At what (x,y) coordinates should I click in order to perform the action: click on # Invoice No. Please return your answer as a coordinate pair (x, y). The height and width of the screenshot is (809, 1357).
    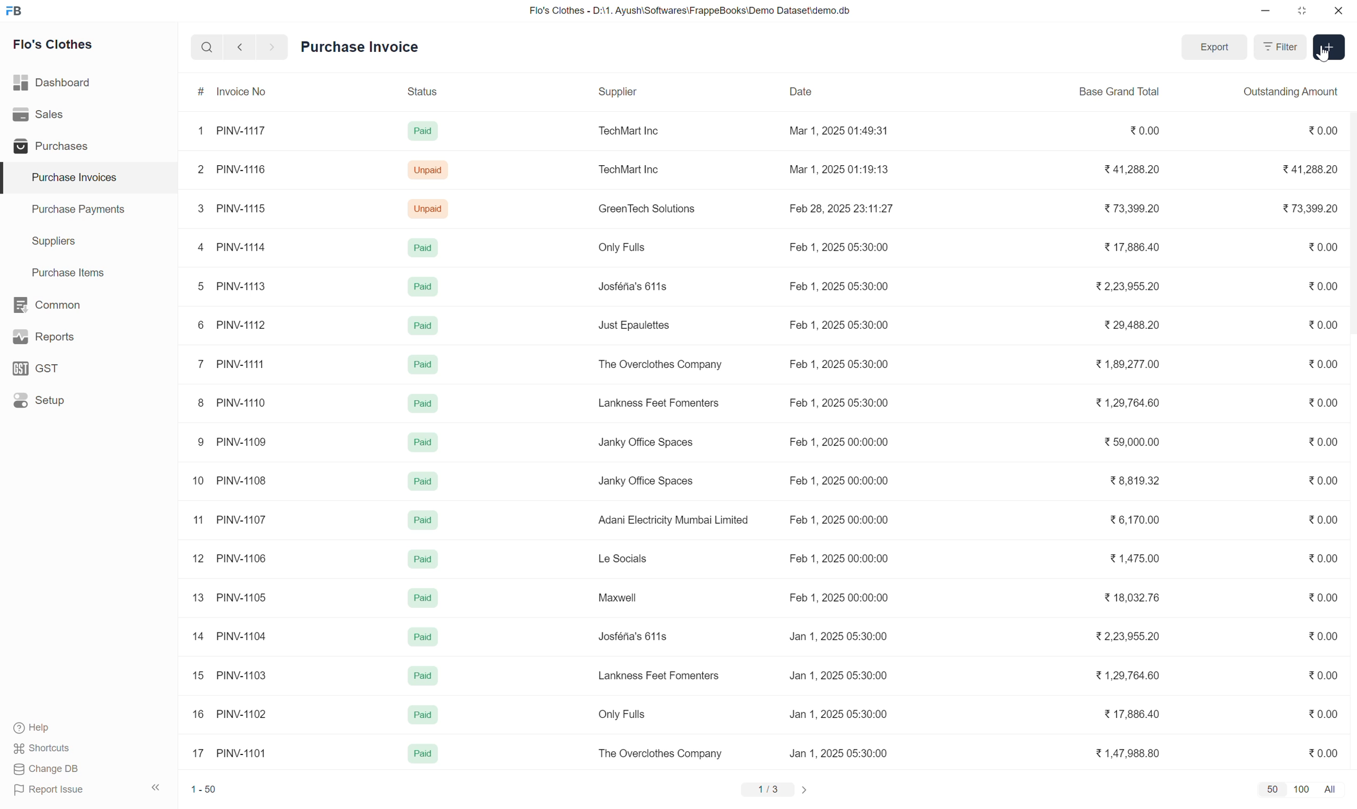
    Looking at the image, I should click on (246, 92).